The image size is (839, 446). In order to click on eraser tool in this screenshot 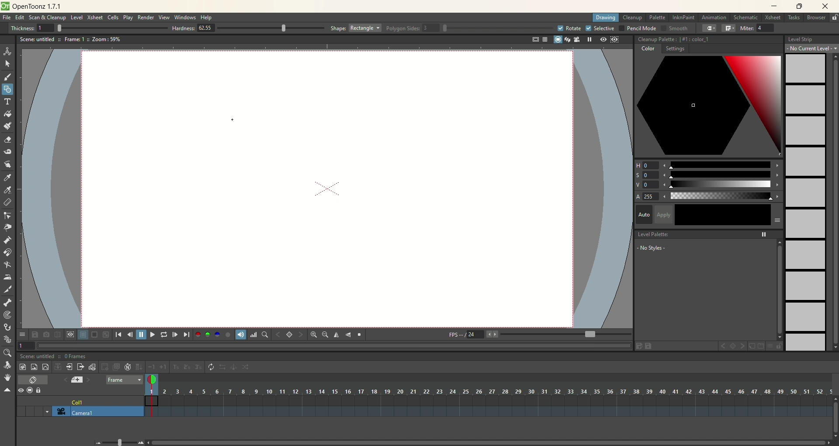, I will do `click(7, 141)`.